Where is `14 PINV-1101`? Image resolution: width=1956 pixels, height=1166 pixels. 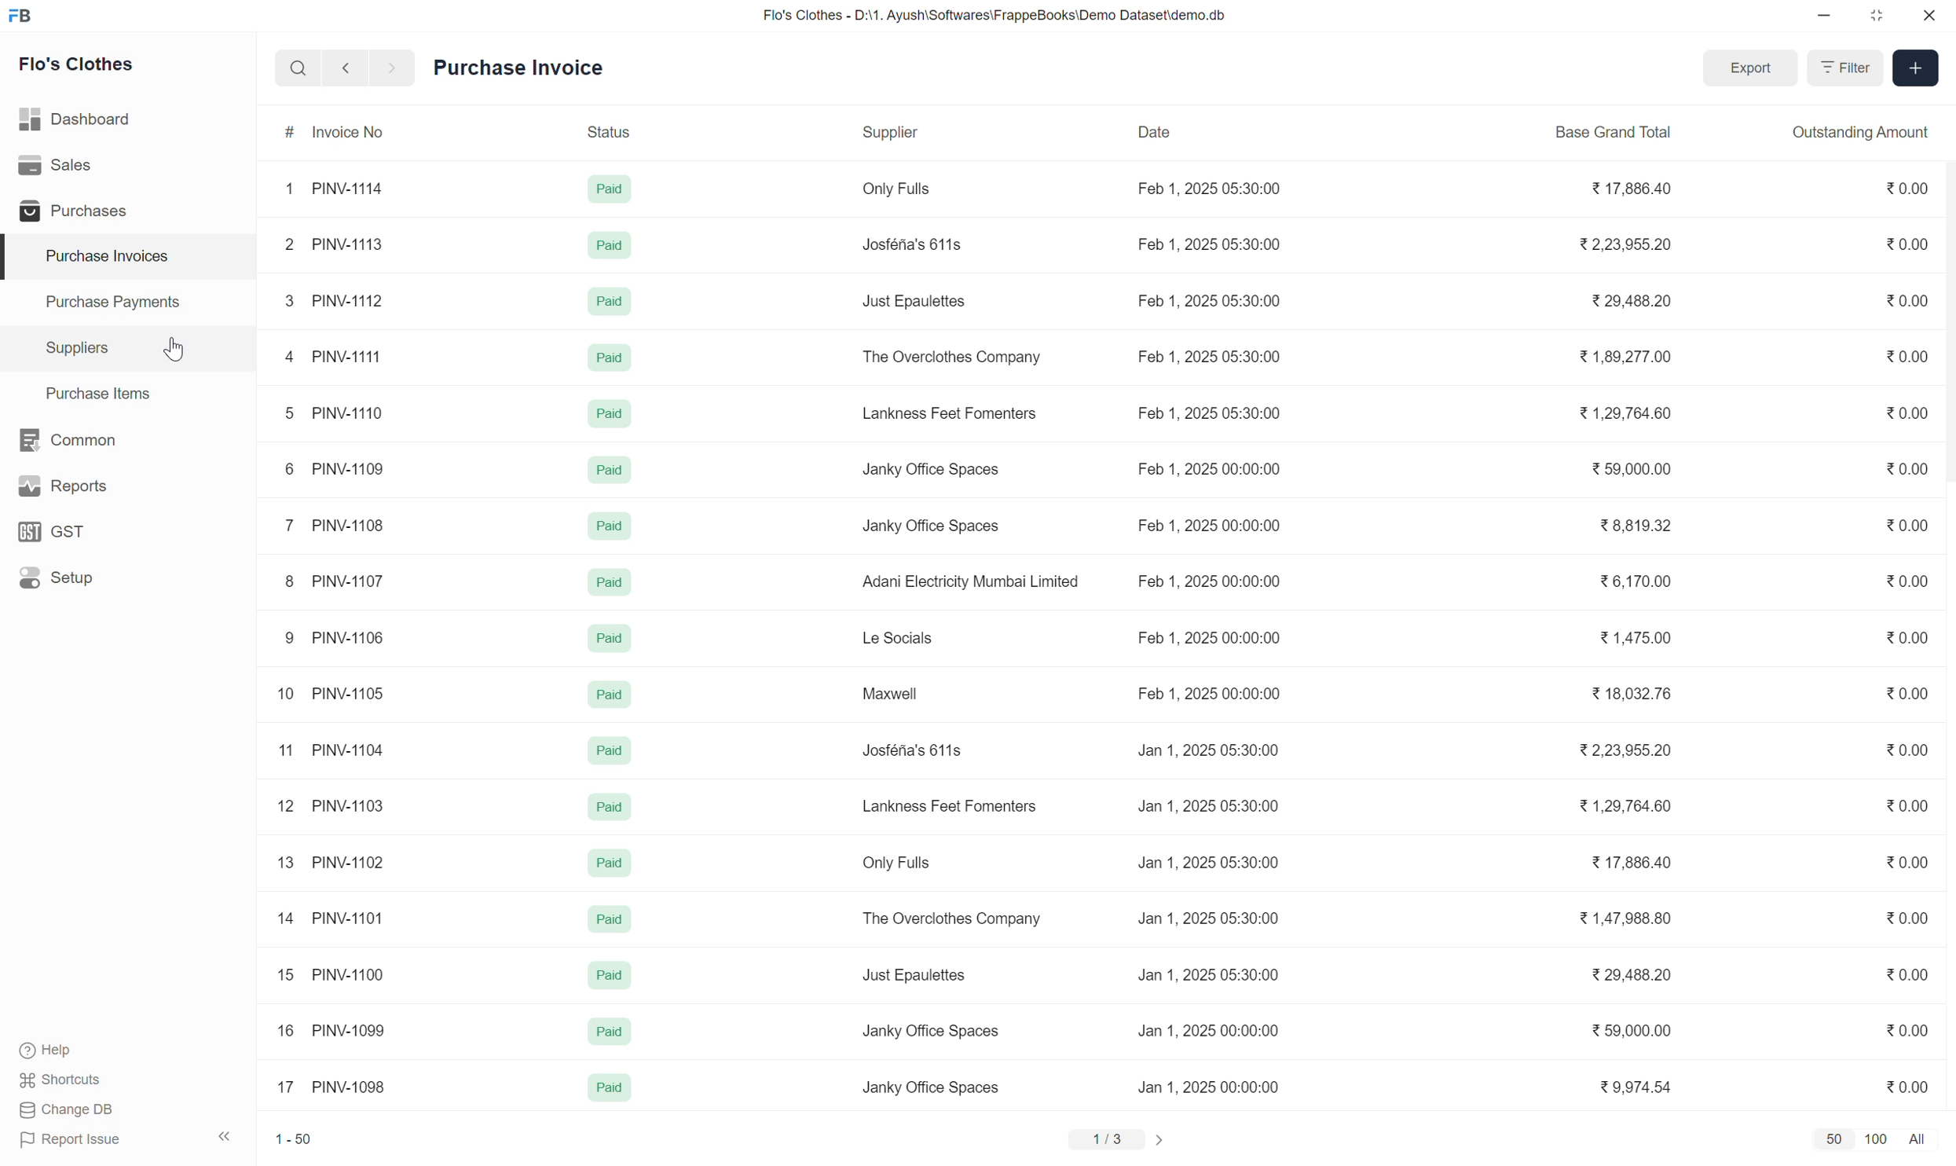 14 PINV-1101 is located at coordinates (331, 918).